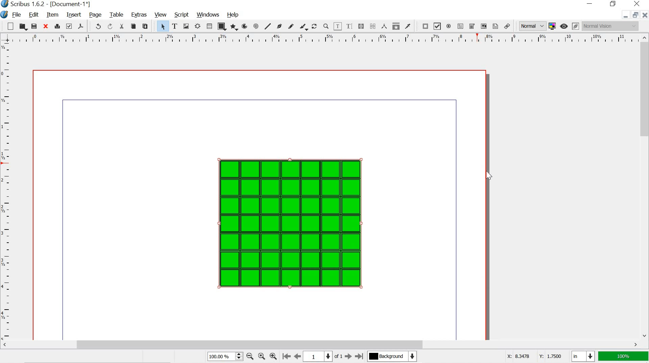 The width and height of the screenshot is (649, 363). What do you see at coordinates (349, 26) in the screenshot?
I see `edit text with story editor` at bounding box center [349, 26].